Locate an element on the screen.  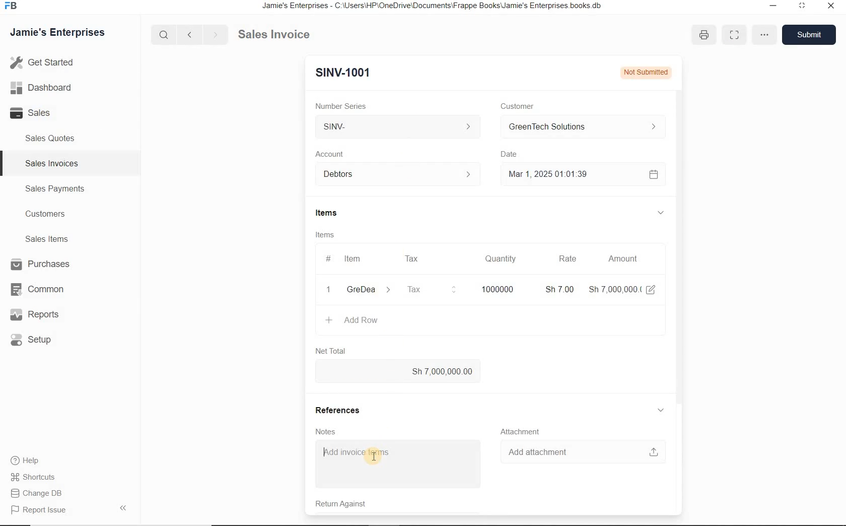
minimize is located at coordinates (802, 7).